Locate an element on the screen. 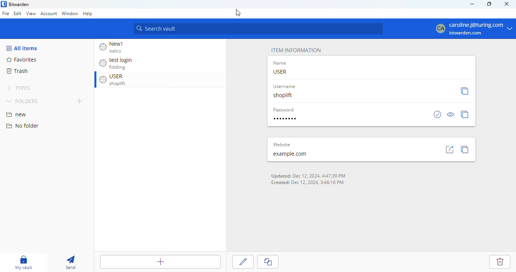 This screenshot has width=516, height=272. test login   fiddling is located at coordinates (116, 63).